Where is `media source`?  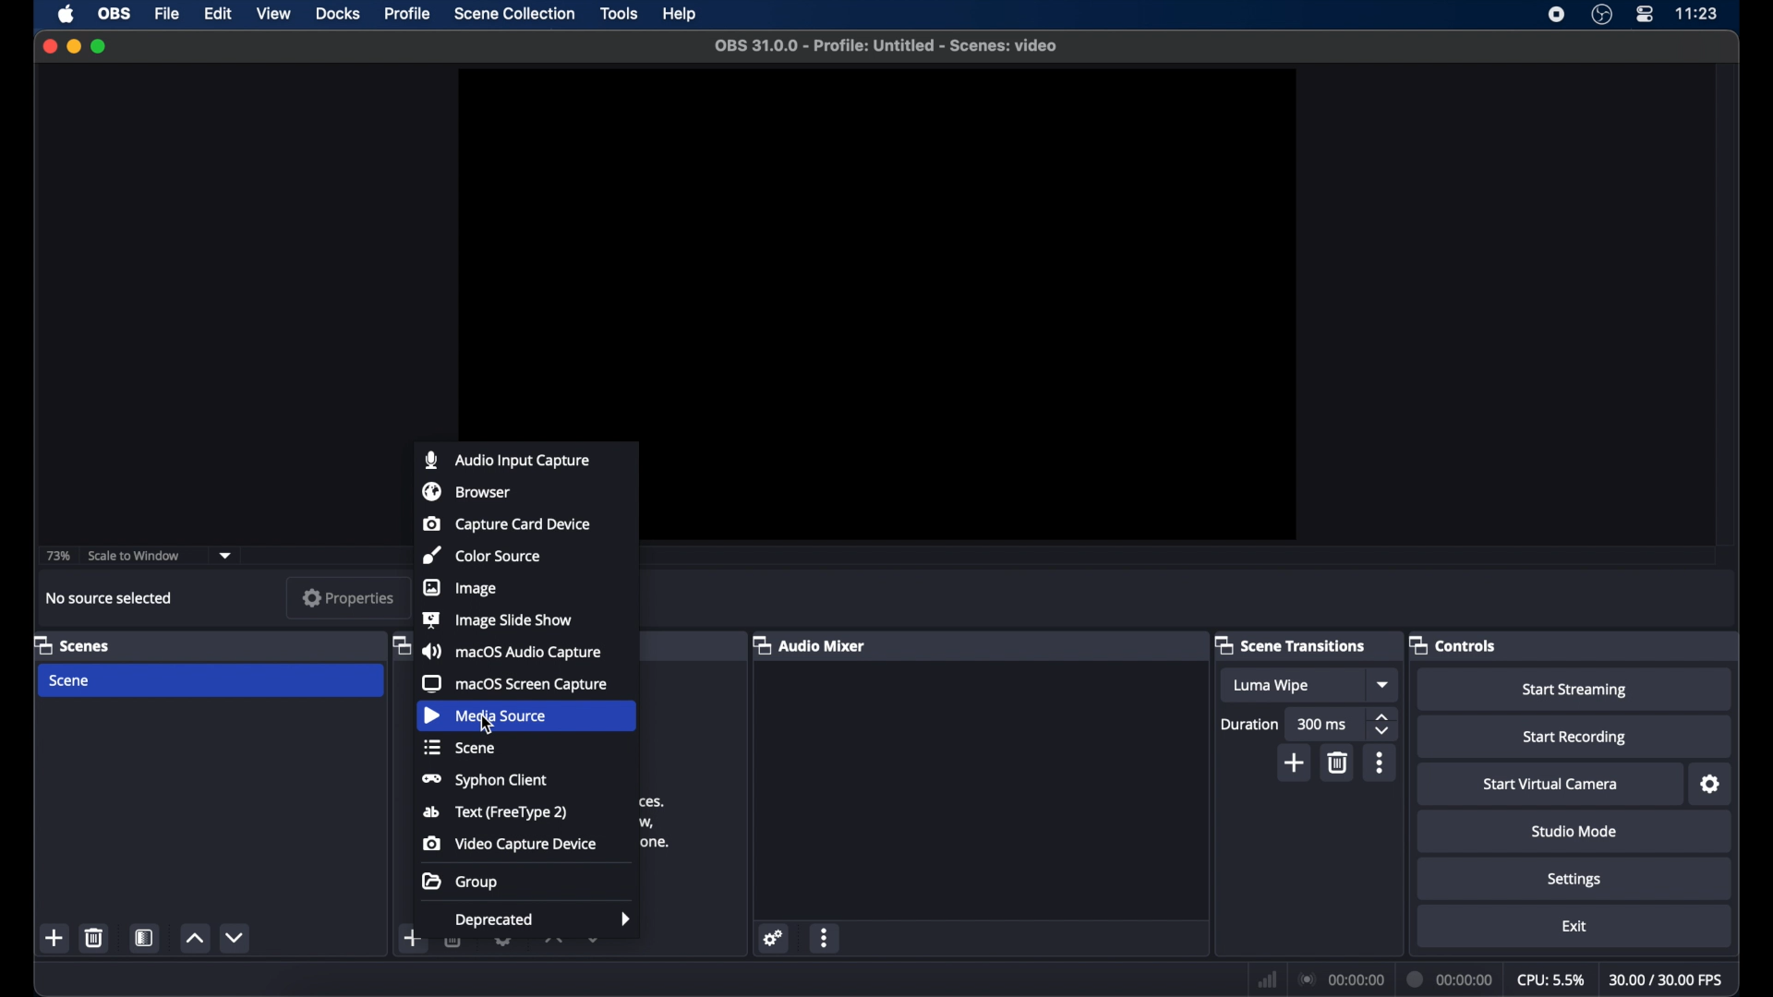 media source is located at coordinates (483, 715).